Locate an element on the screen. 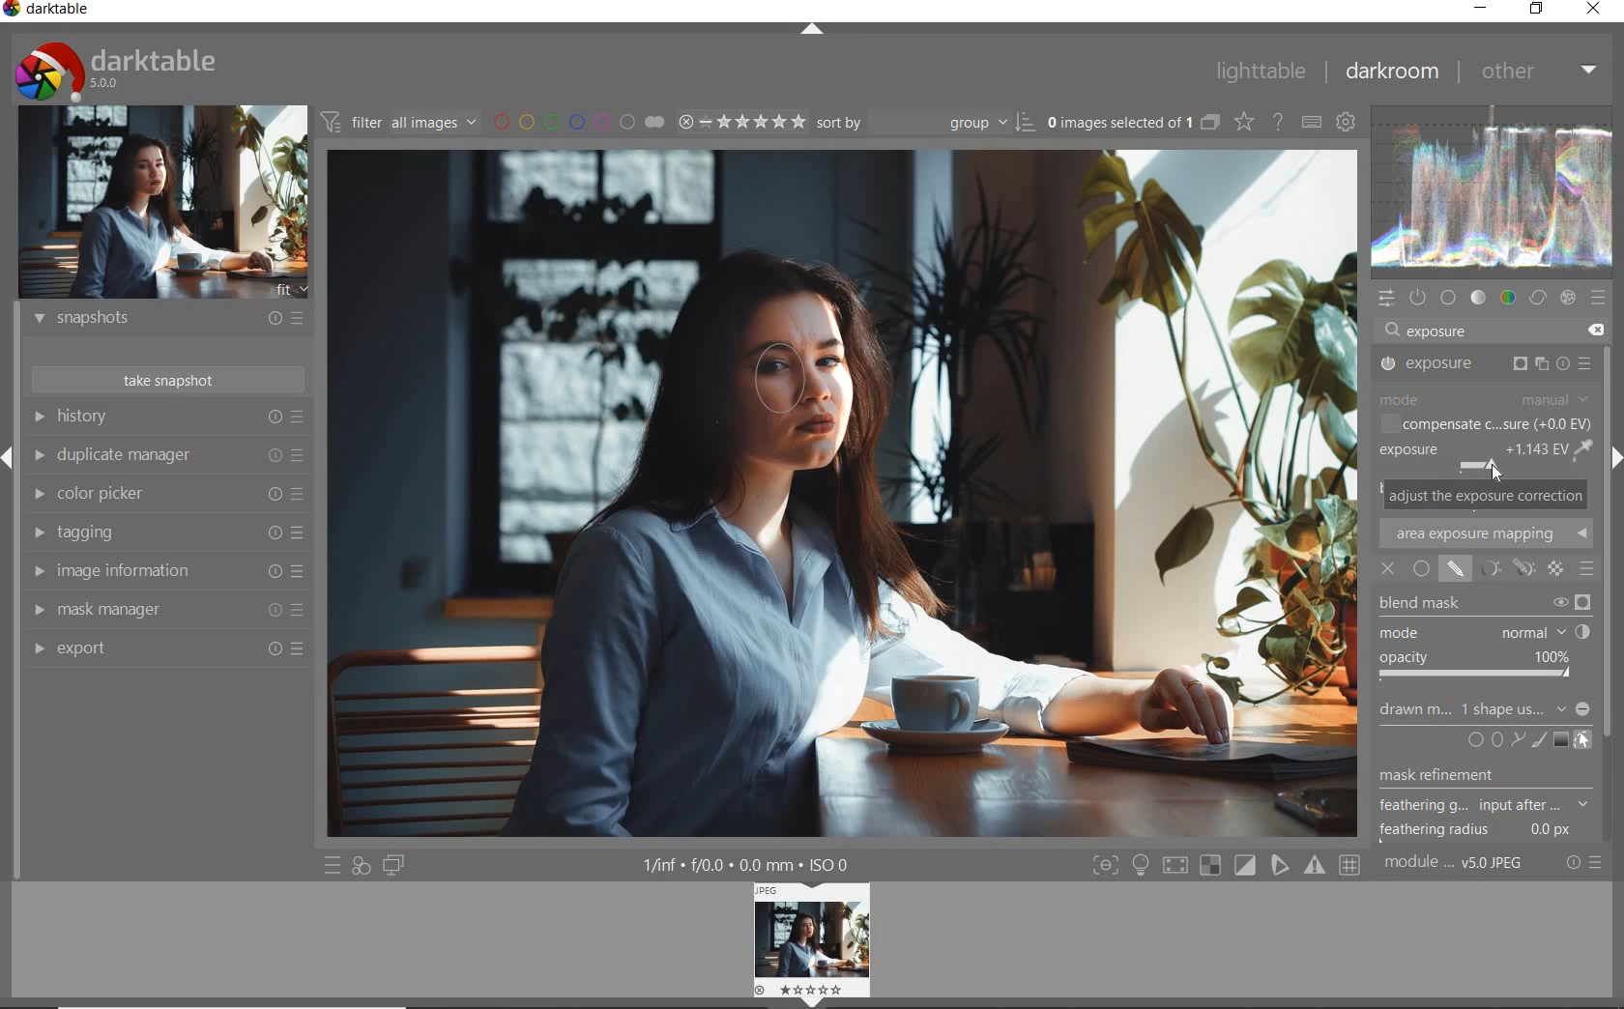 This screenshot has height=1009, width=1624. change overlays shown on thumbnails is located at coordinates (1243, 121).